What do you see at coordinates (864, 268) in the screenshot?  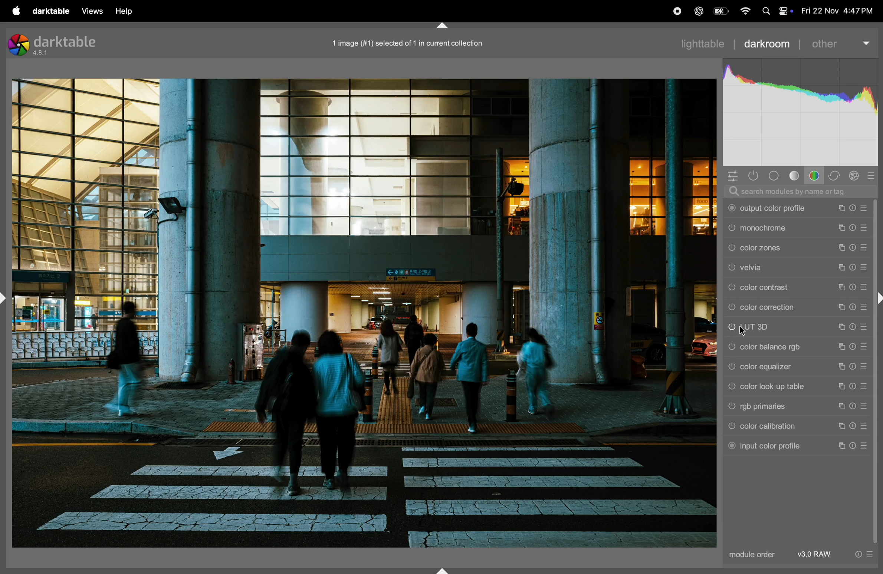 I see `presets` at bounding box center [864, 268].